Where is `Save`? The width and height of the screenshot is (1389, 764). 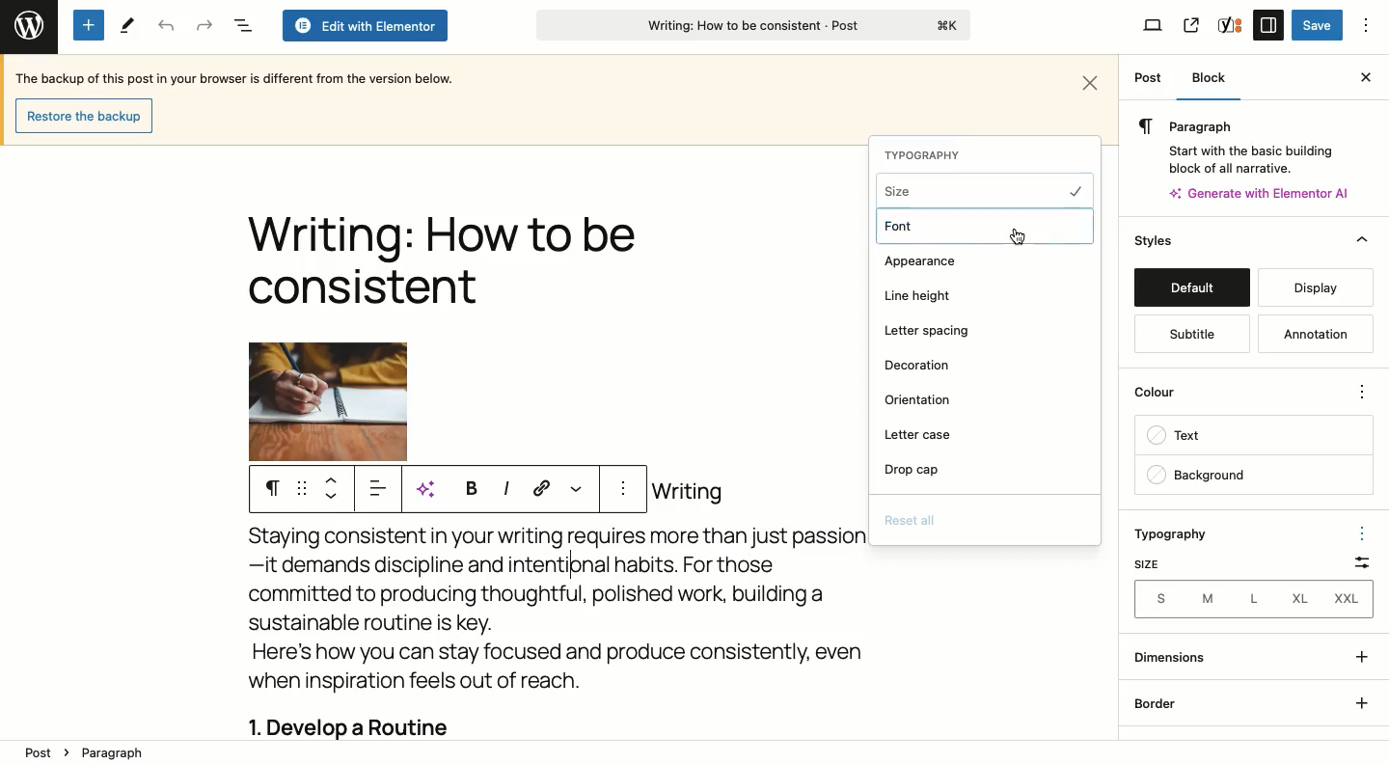
Save is located at coordinates (1317, 26).